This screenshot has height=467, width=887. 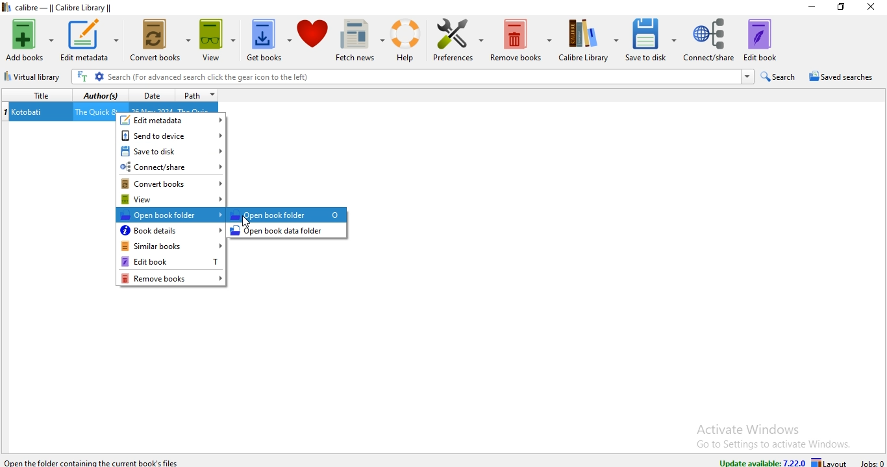 What do you see at coordinates (172, 134) in the screenshot?
I see `send to device` at bounding box center [172, 134].